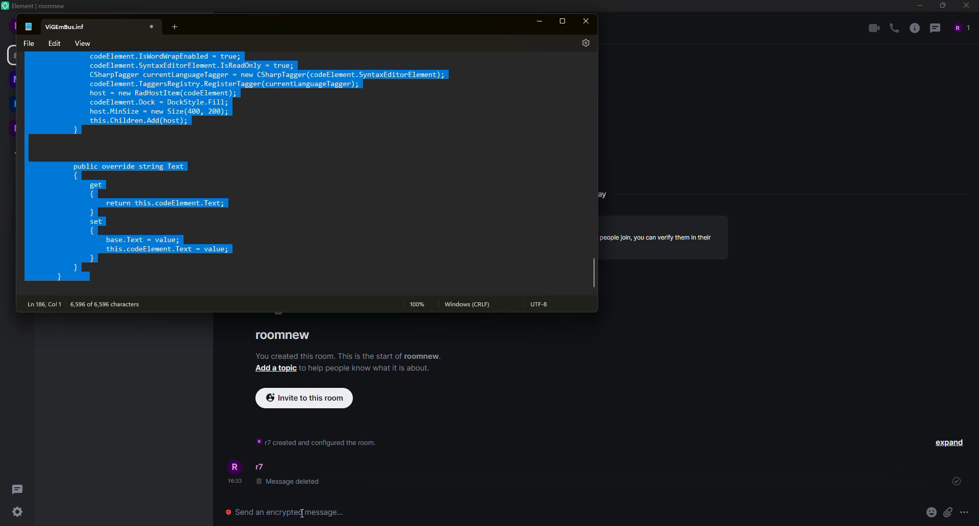 Image resolution: width=979 pixels, height=526 pixels. What do you see at coordinates (918, 5) in the screenshot?
I see `minimize` at bounding box center [918, 5].